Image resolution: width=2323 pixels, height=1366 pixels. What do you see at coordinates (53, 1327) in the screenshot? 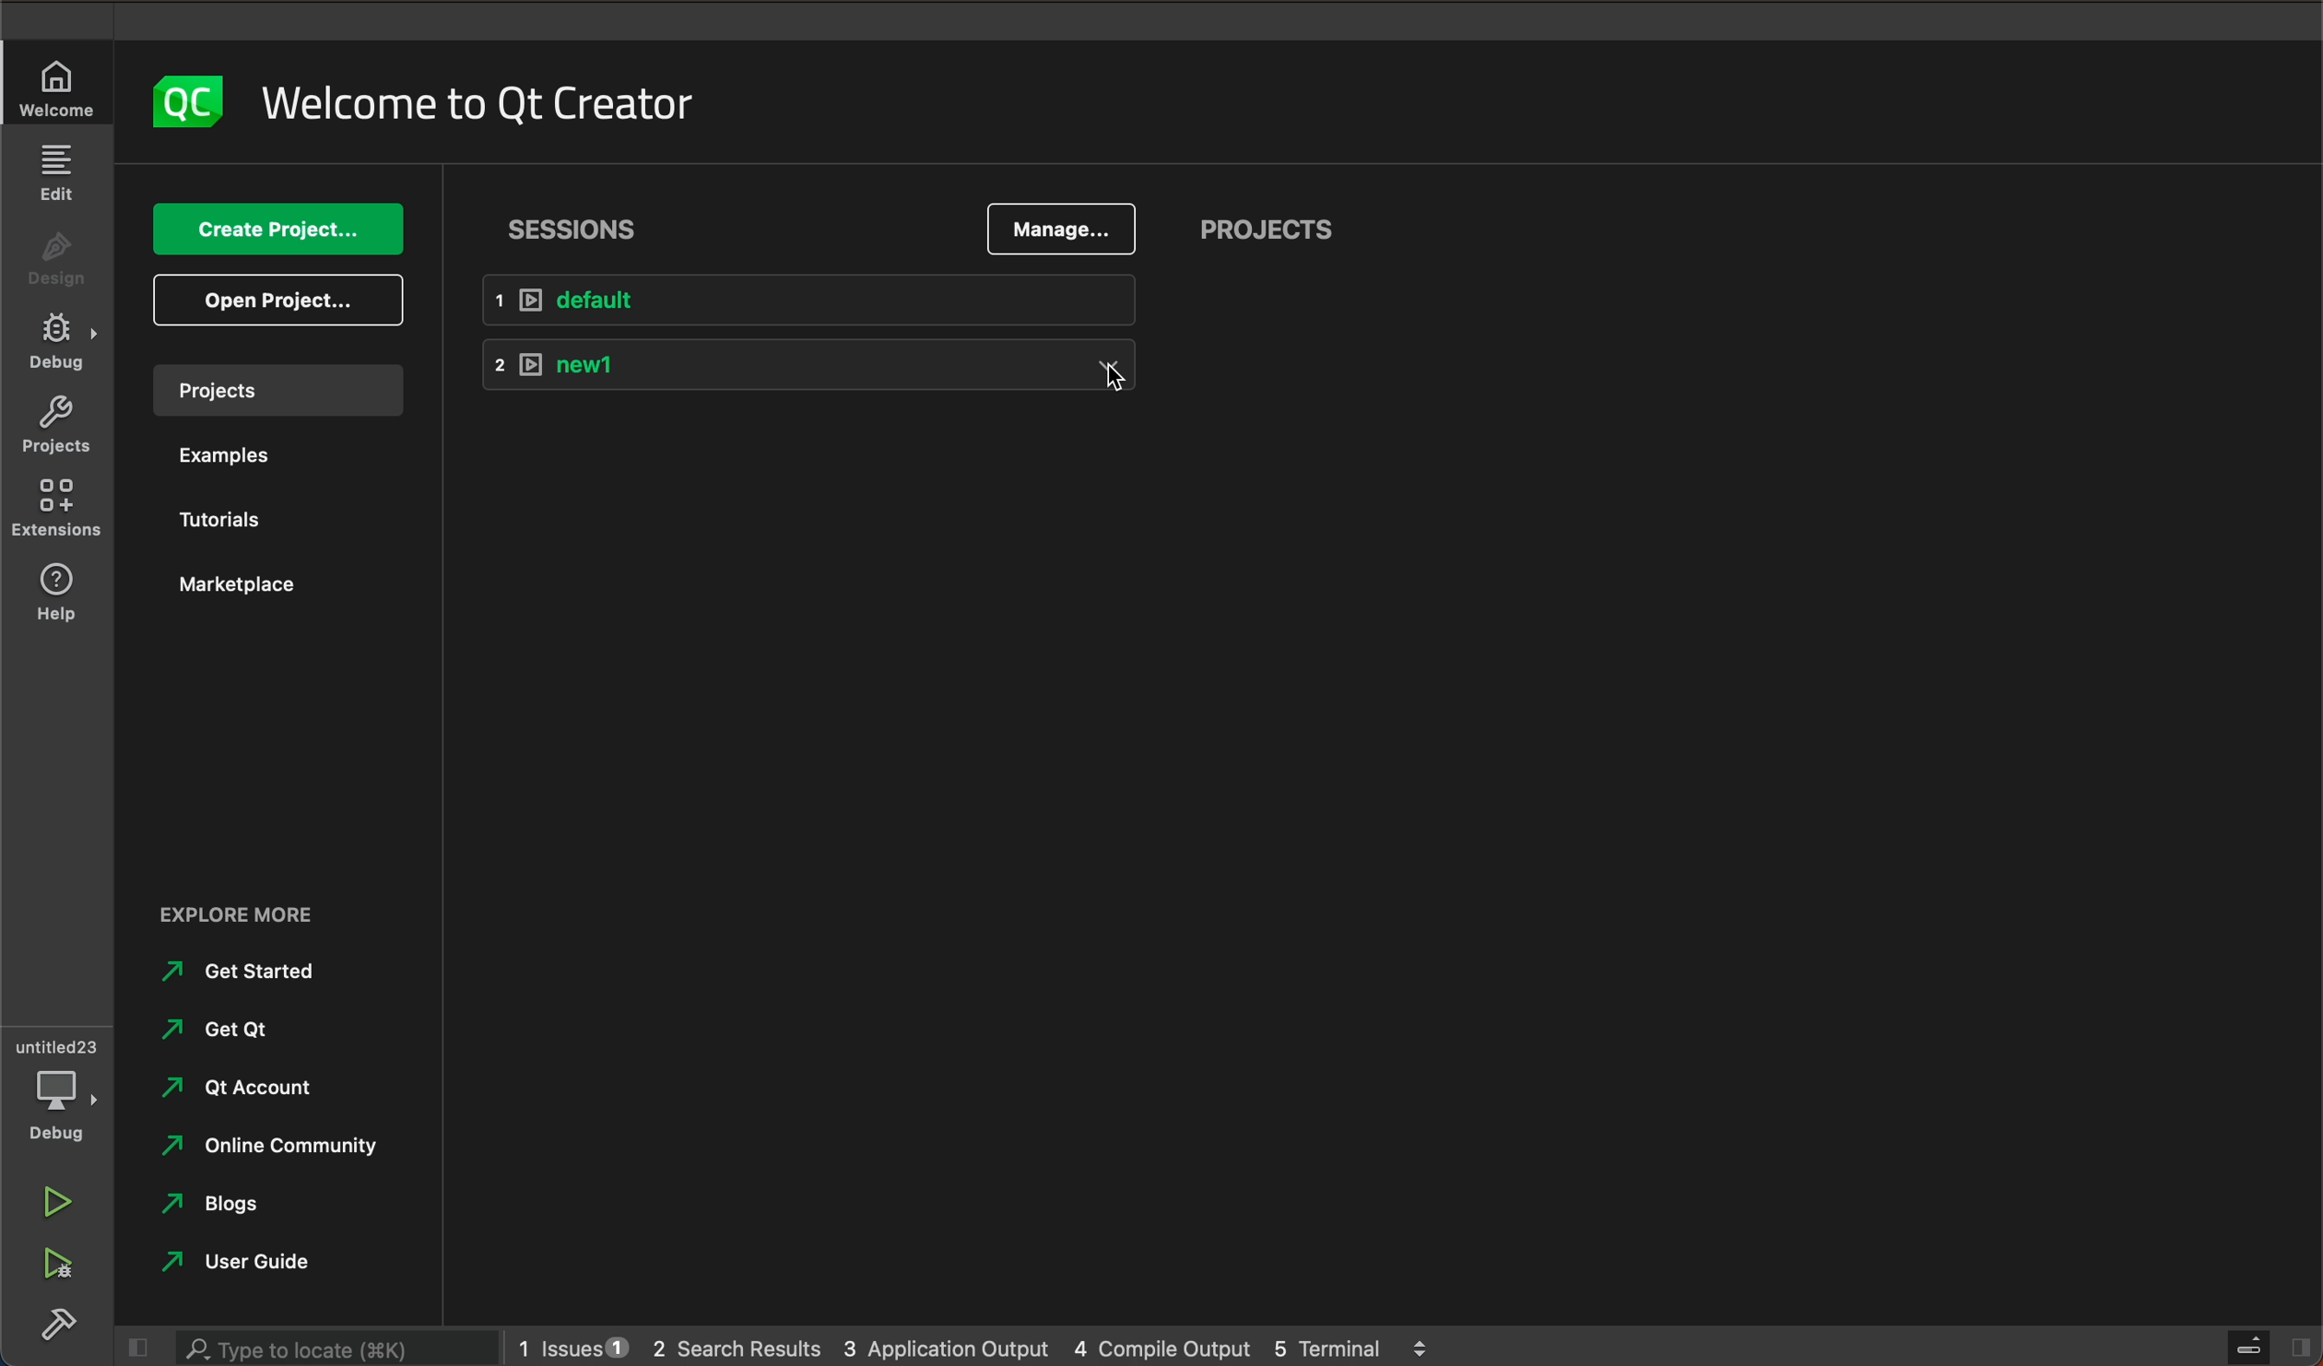
I see `build` at bounding box center [53, 1327].